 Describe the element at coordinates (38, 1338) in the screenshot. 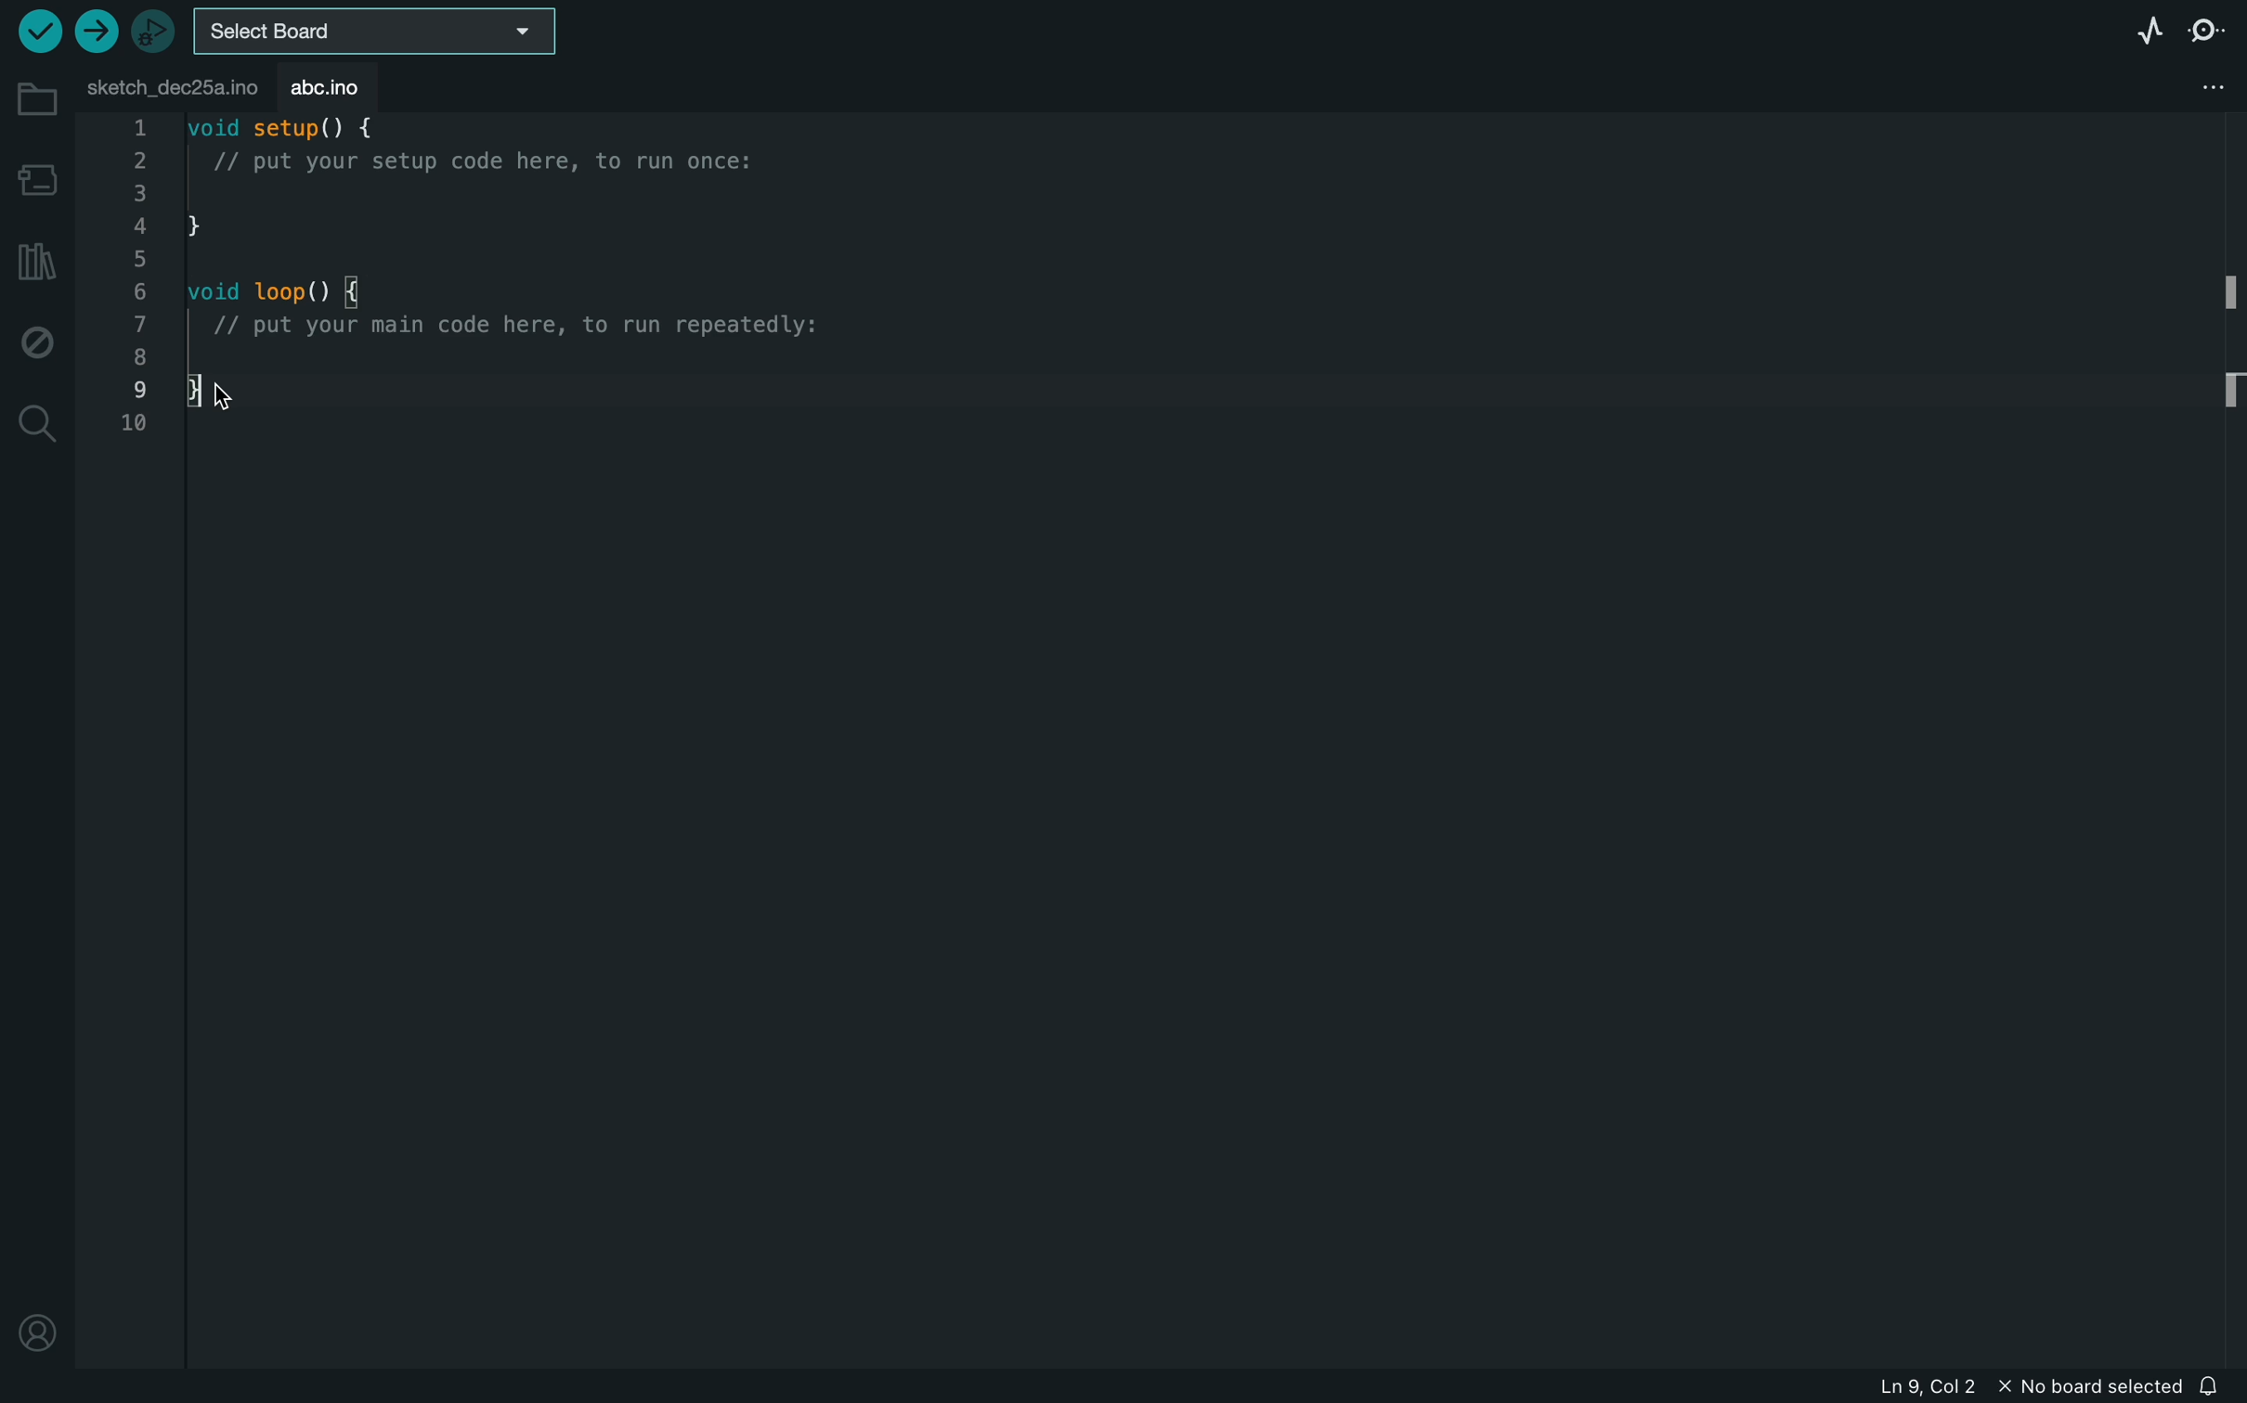

I see `profile` at that location.